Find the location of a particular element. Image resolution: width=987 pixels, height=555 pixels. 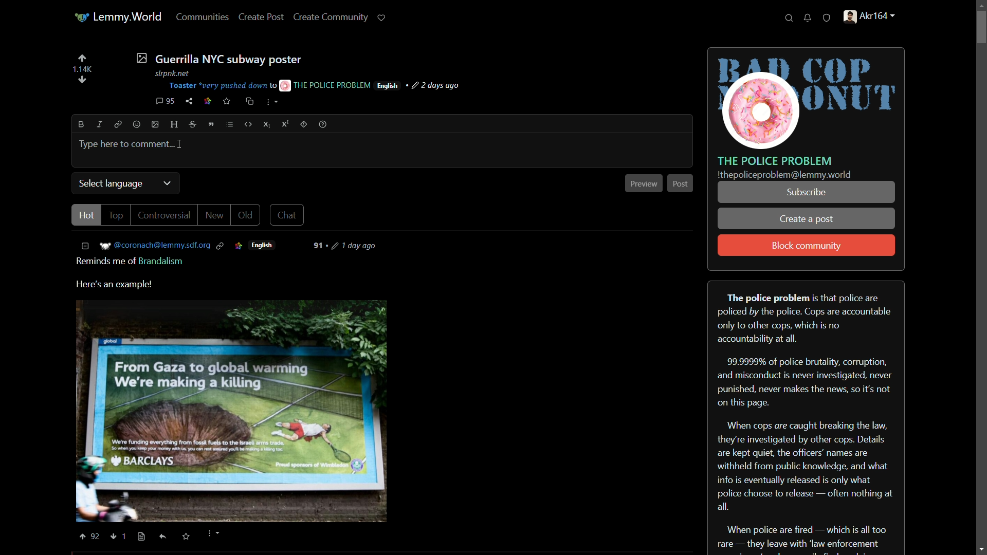

cross-post is located at coordinates (249, 101).